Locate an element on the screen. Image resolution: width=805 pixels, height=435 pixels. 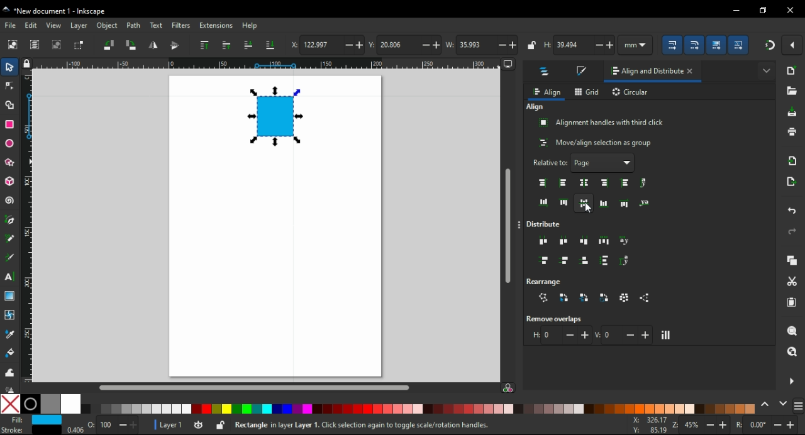
distribute horizontally with even spacing between centers is located at coordinates (564, 241).